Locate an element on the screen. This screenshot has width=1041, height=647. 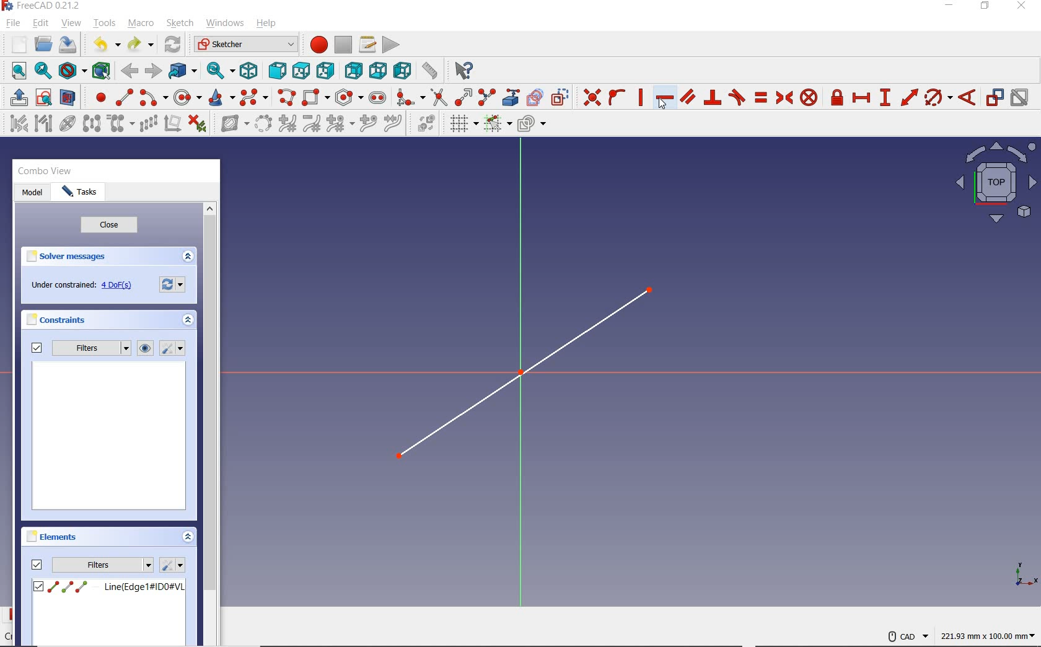
CREATE ARC is located at coordinates (154, 98).